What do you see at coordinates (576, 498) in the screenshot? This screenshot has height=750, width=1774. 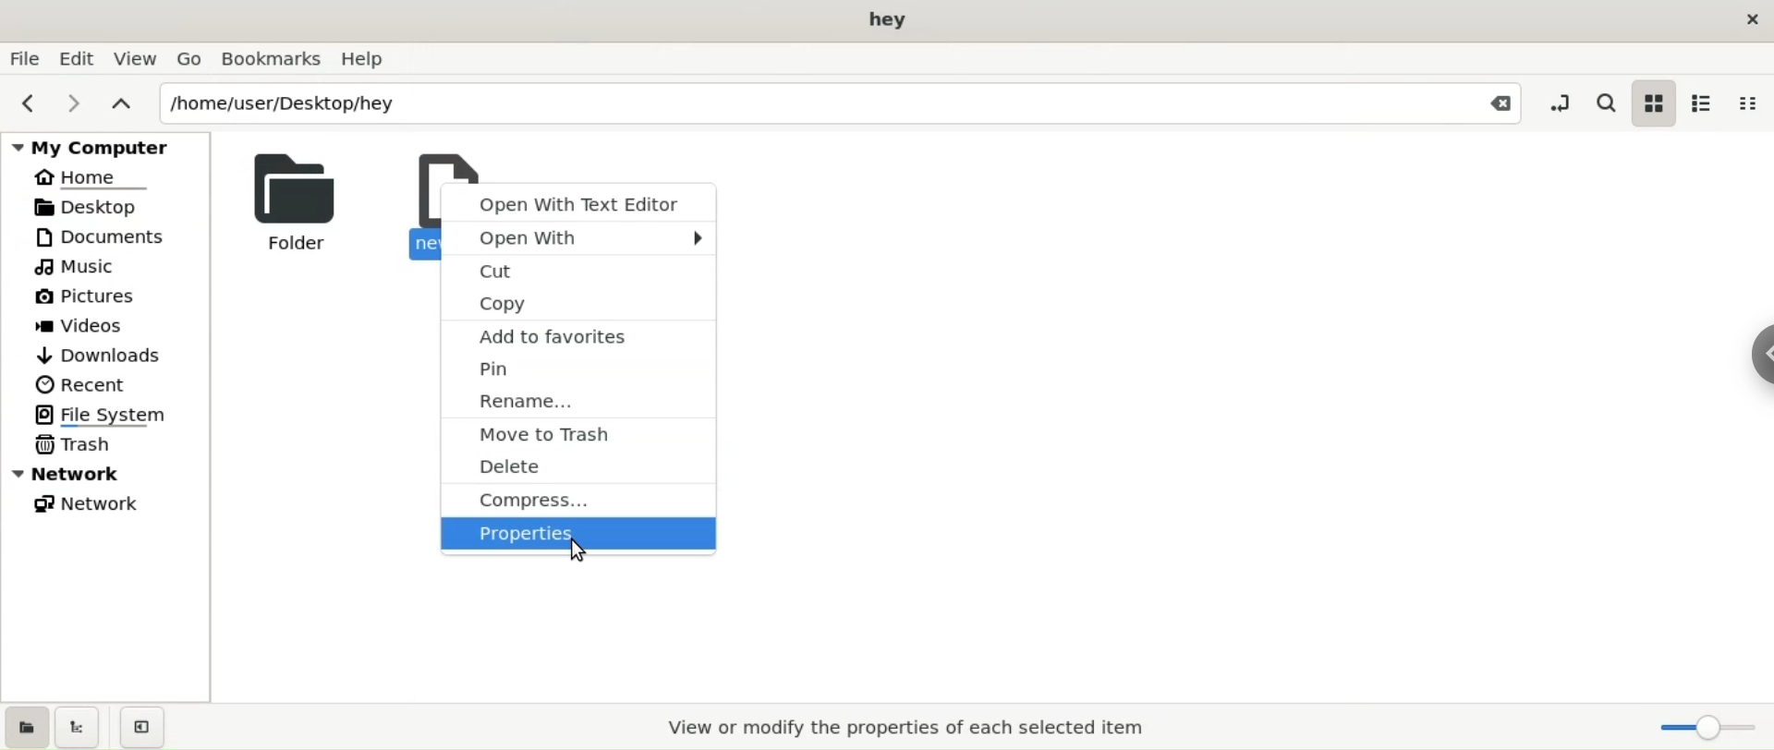 I see `compress` at bounding box center [576, 498].